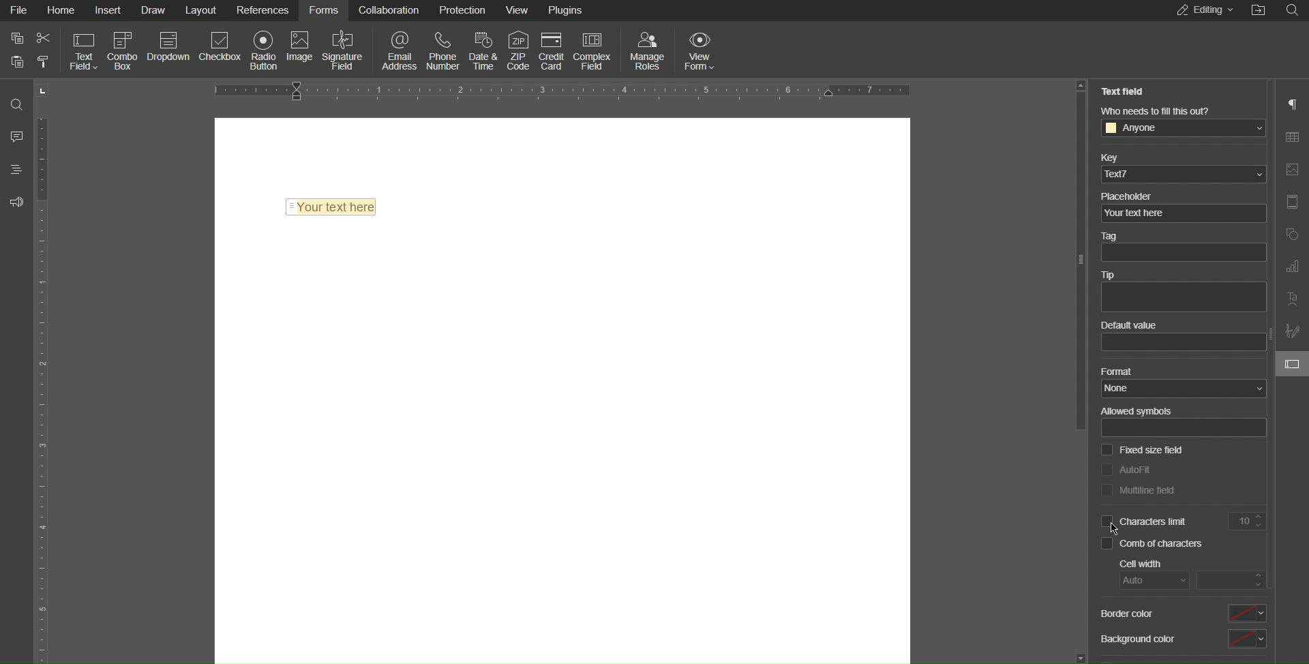  What do you see at coordinates (516, 47) in the screenshot?
I see `ZIP Code` at bounding box center [516, 47].